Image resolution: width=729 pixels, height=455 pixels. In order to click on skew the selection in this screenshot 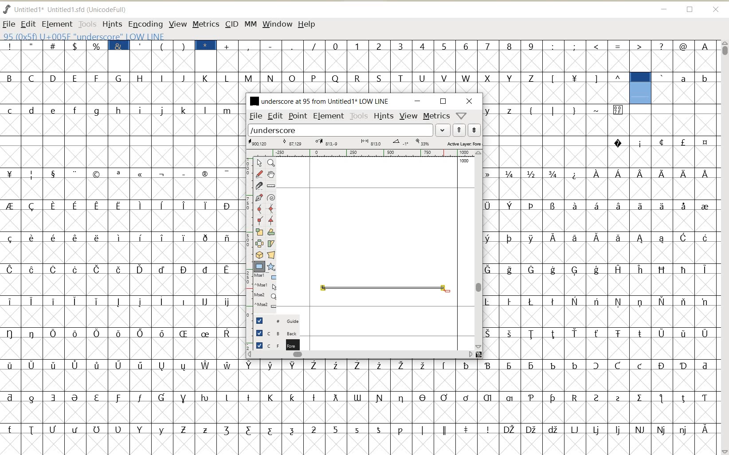, I will do `click(270, 244)`.